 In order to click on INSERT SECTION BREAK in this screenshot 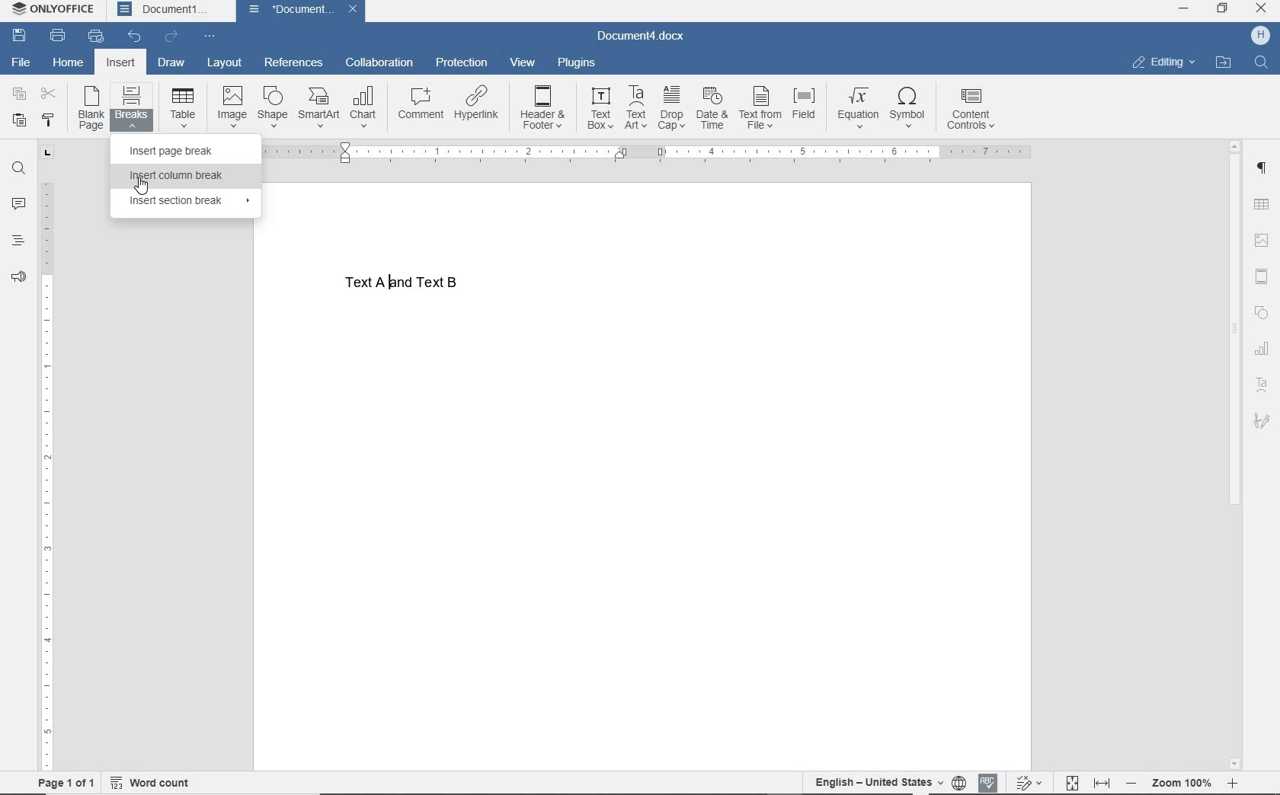, I will do `click(188, 200)`.